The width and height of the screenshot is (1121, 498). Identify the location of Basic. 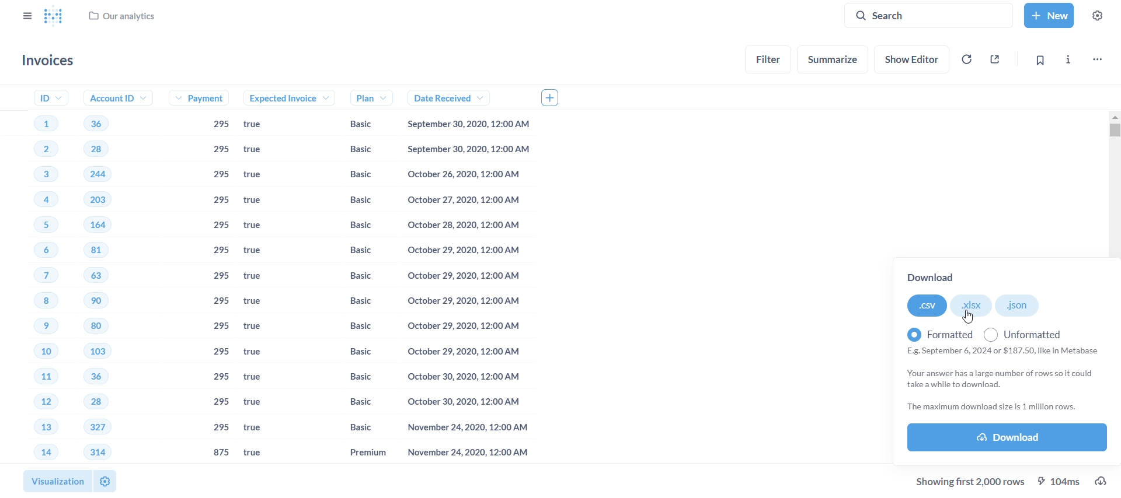
(357, 124).